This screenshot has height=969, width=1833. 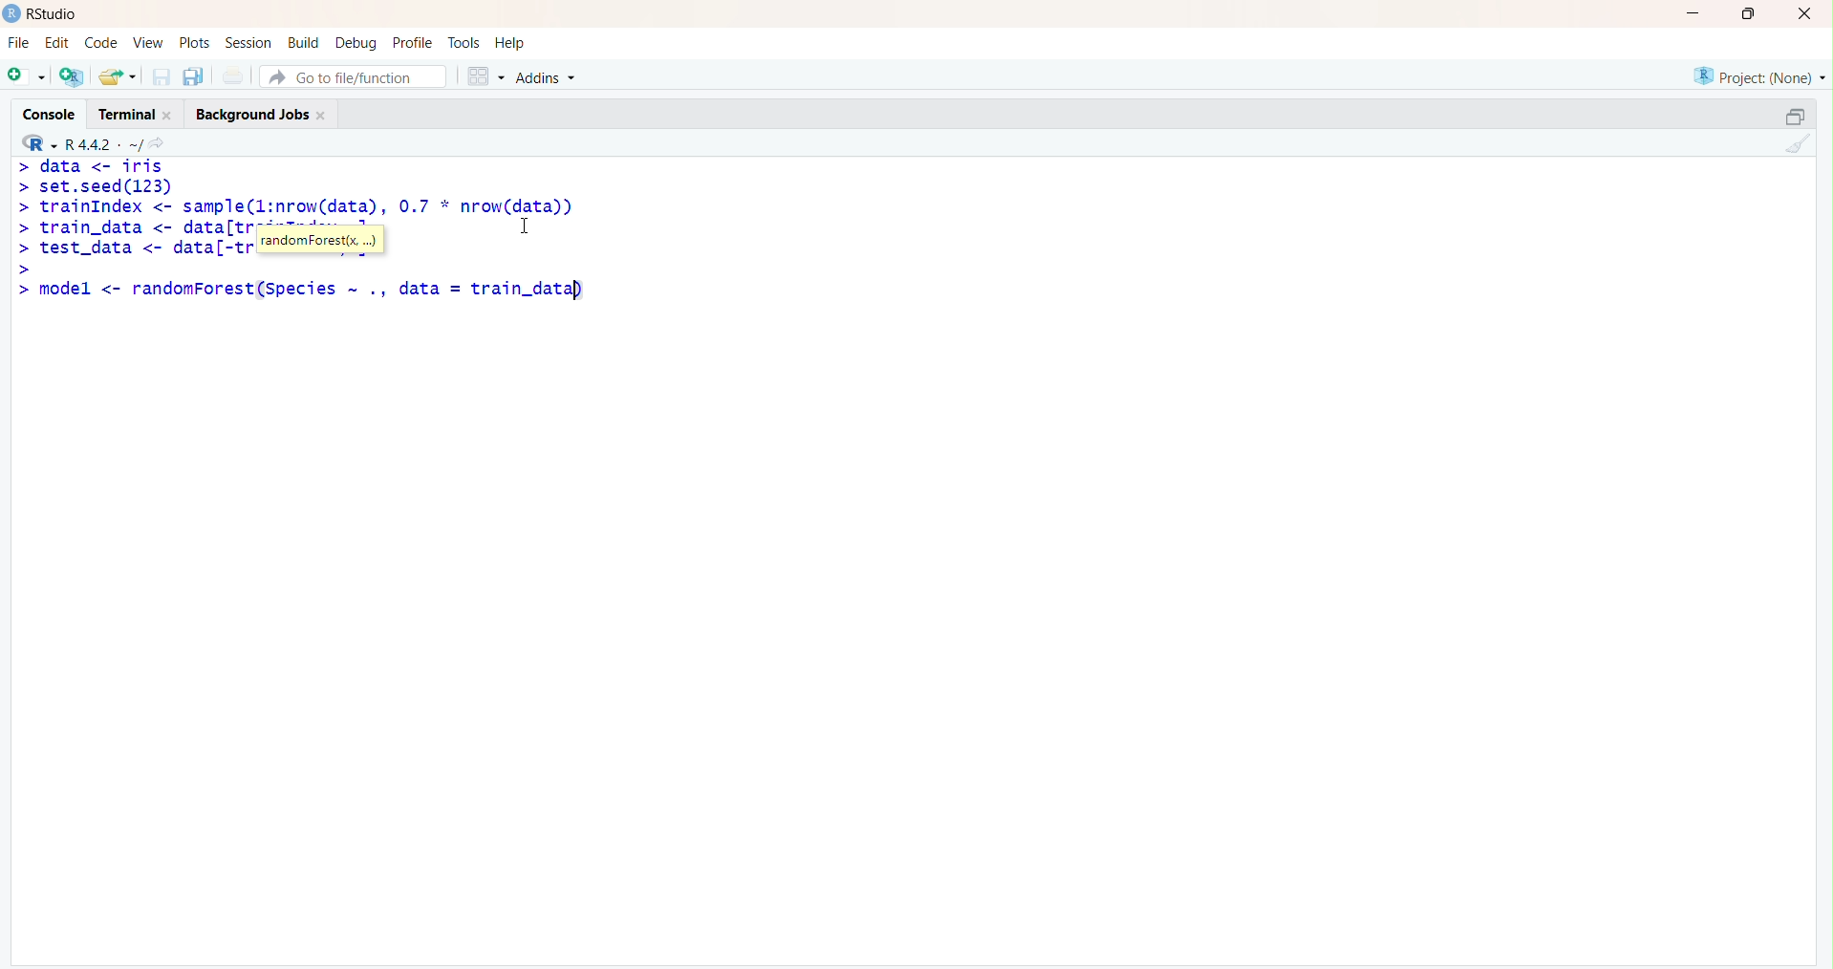 What do you see at coordinates (191, 74) in the screenshot?
I see `Save all open documents (Ctrl + Alt + S)` at bounding box center [191, 74].